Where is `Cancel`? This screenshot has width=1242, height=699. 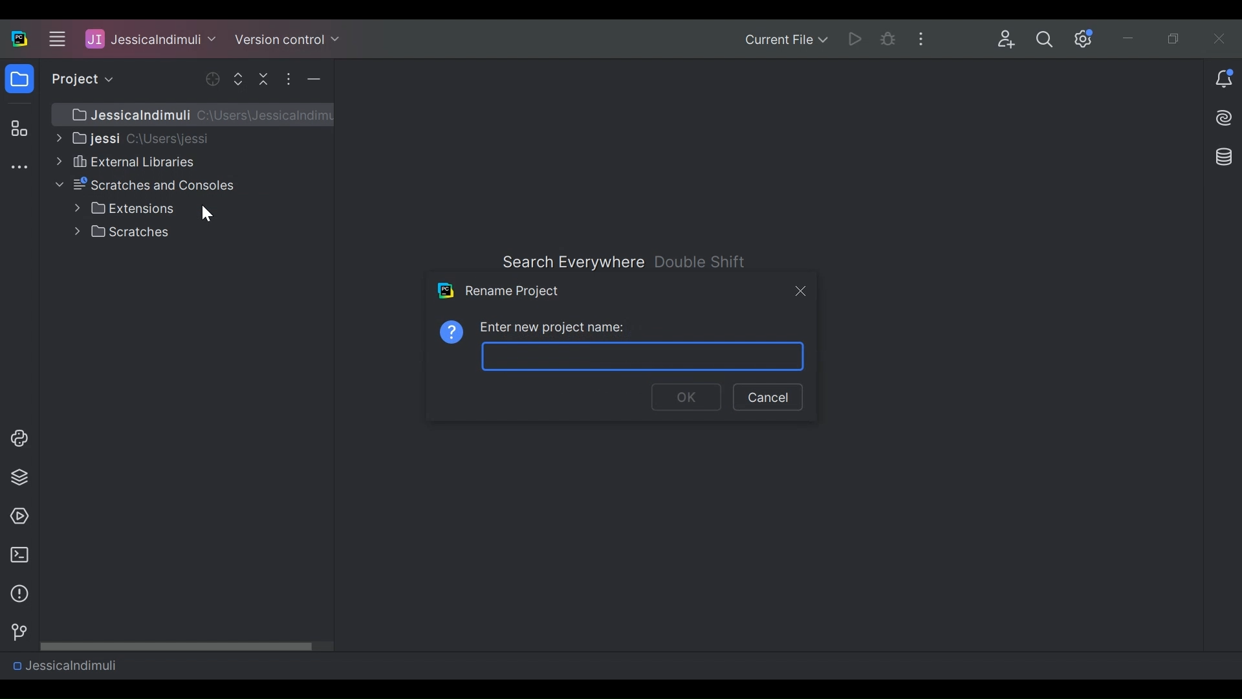 Cancel is located at coordinates (767, 397).